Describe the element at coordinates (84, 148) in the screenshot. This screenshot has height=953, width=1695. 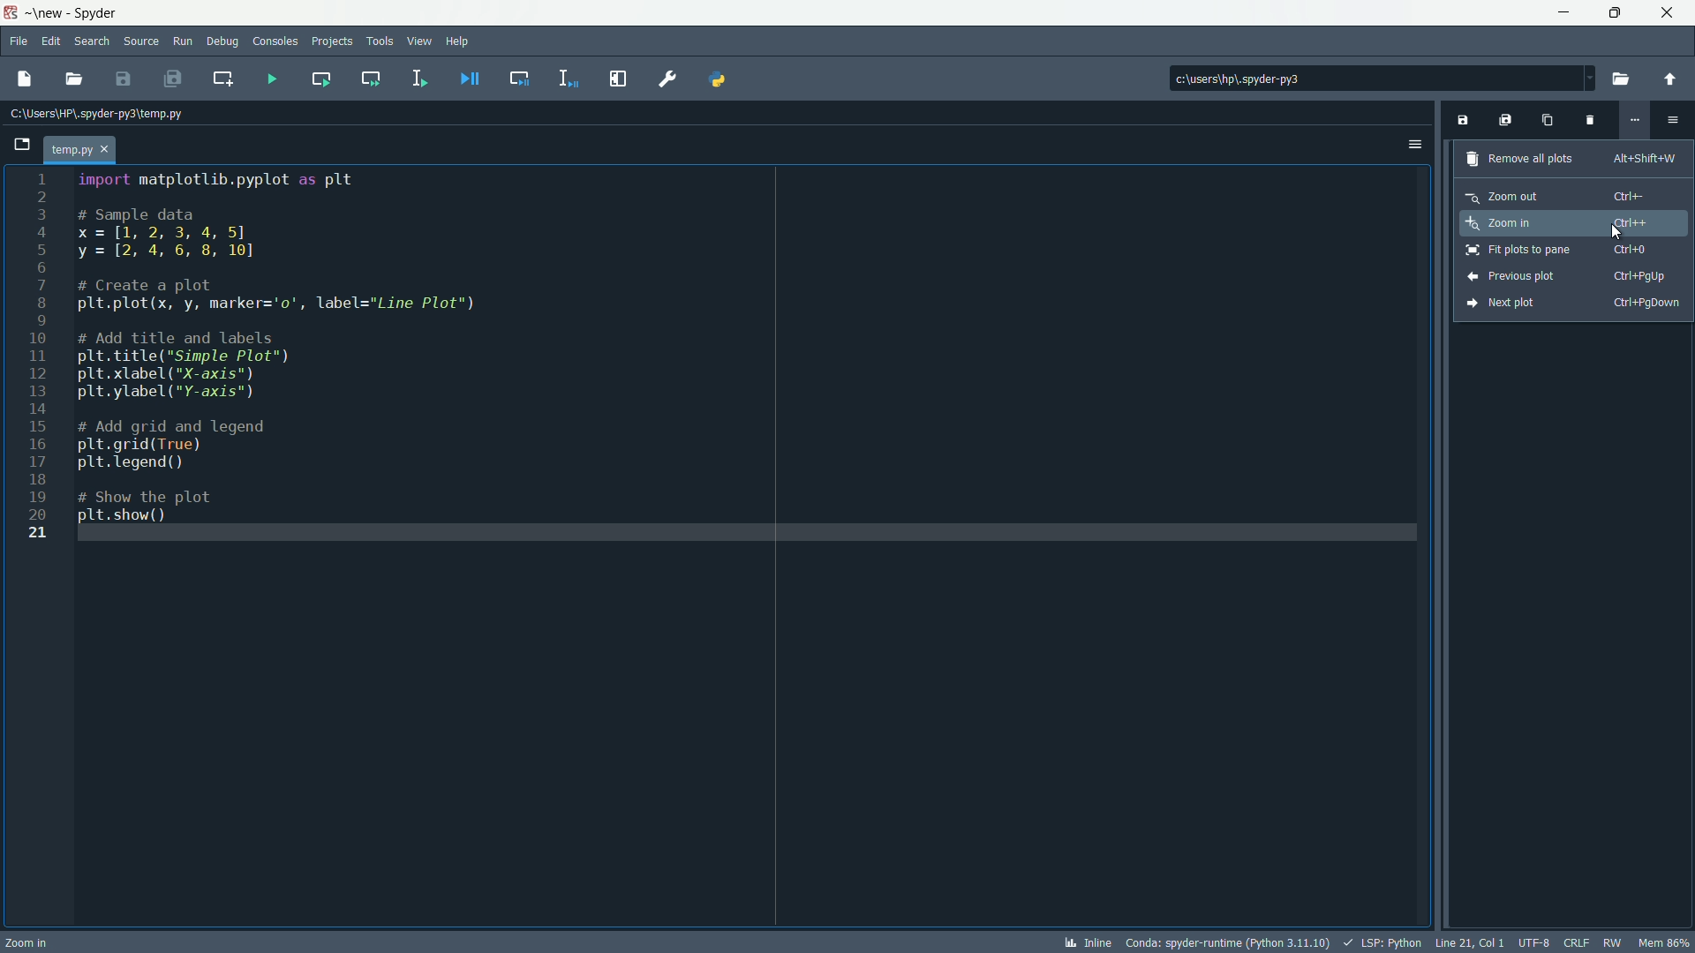
I see `file name` at that location.